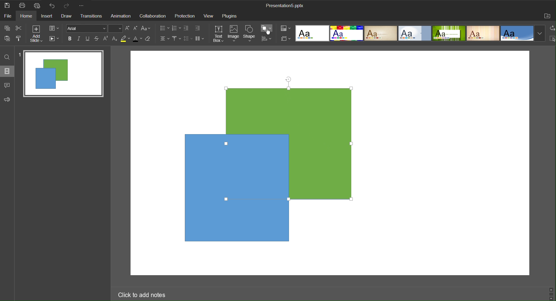  Describe the element at coordinates (55, 39) in the screenshot. I see `Playback` at that location.